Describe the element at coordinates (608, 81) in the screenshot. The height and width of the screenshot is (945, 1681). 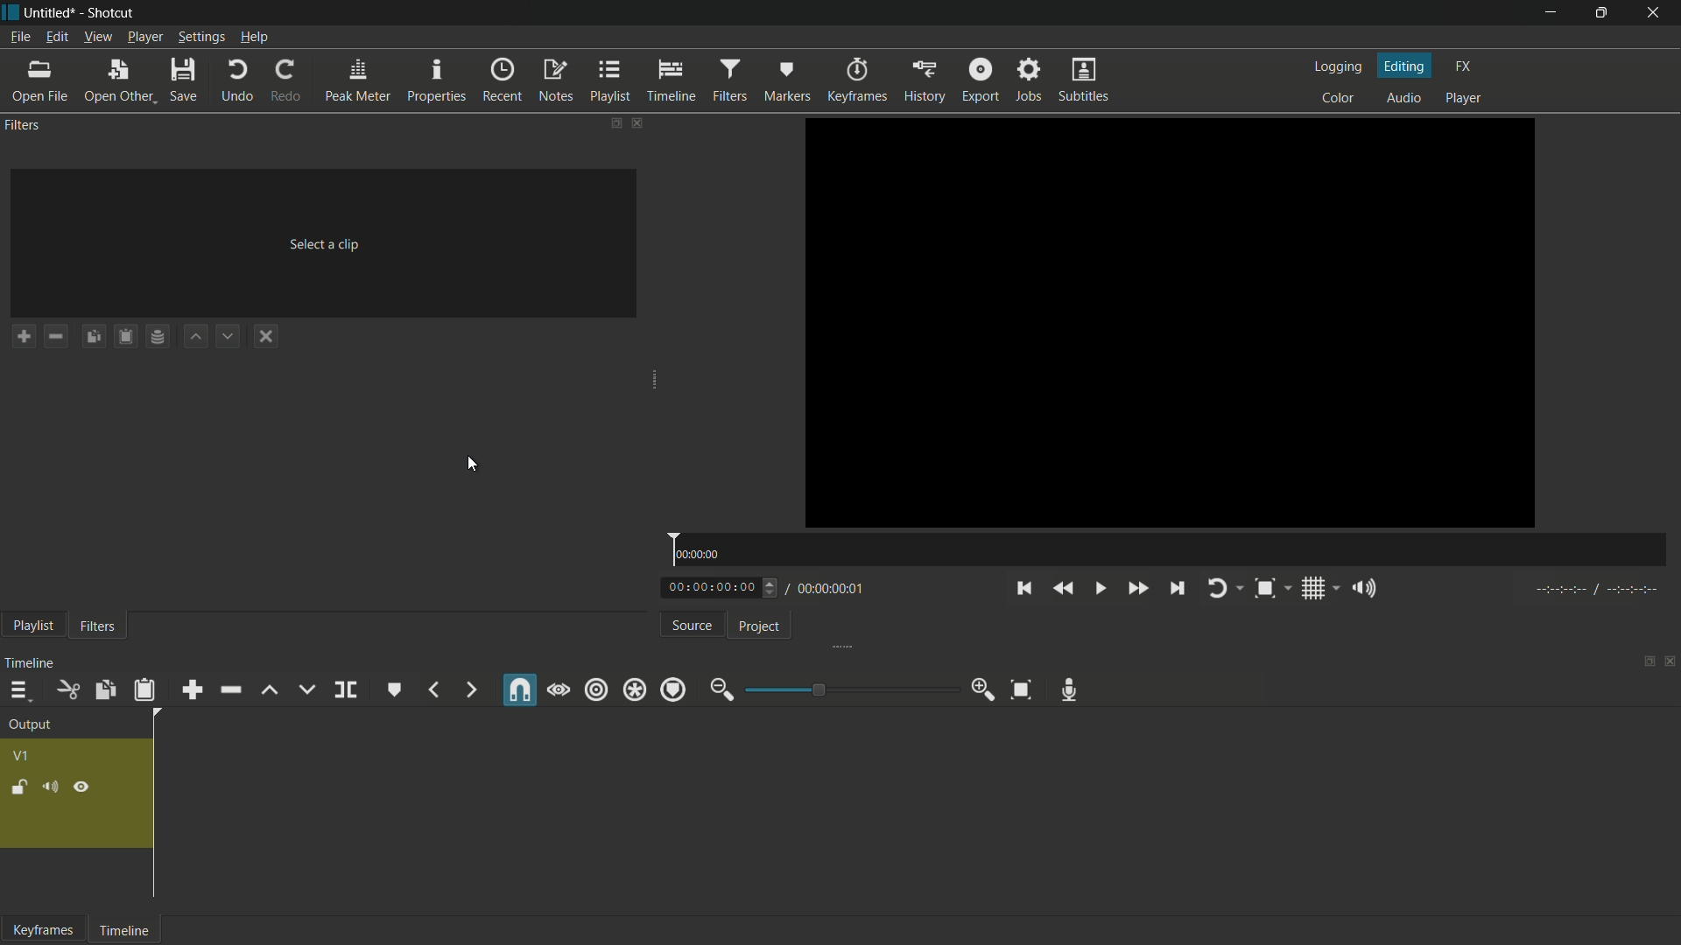
I see `playlist` at that location.